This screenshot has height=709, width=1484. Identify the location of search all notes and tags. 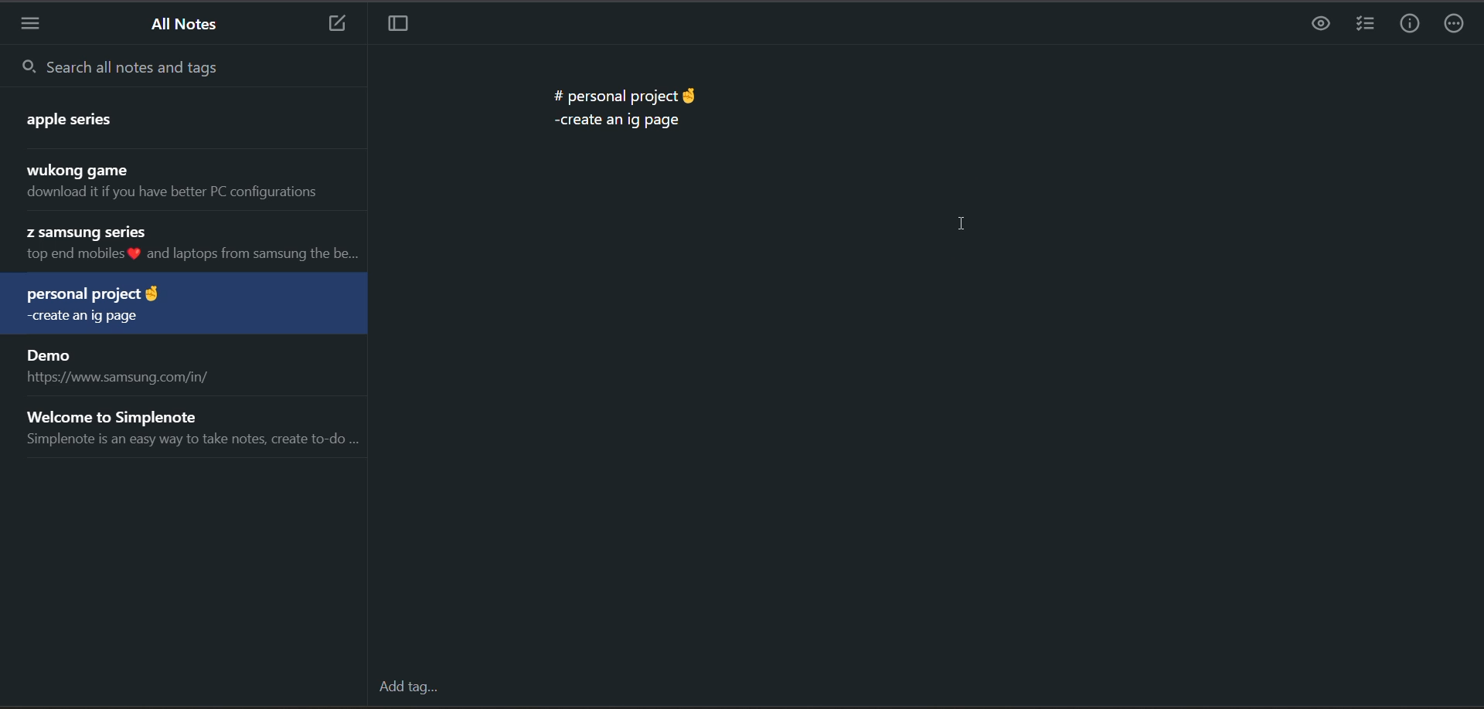
(191, 70).